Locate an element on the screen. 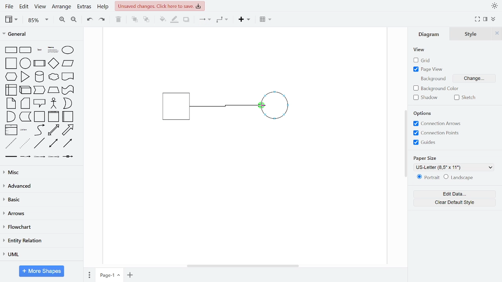  connector with symbol is located at coordinates (69, 156).